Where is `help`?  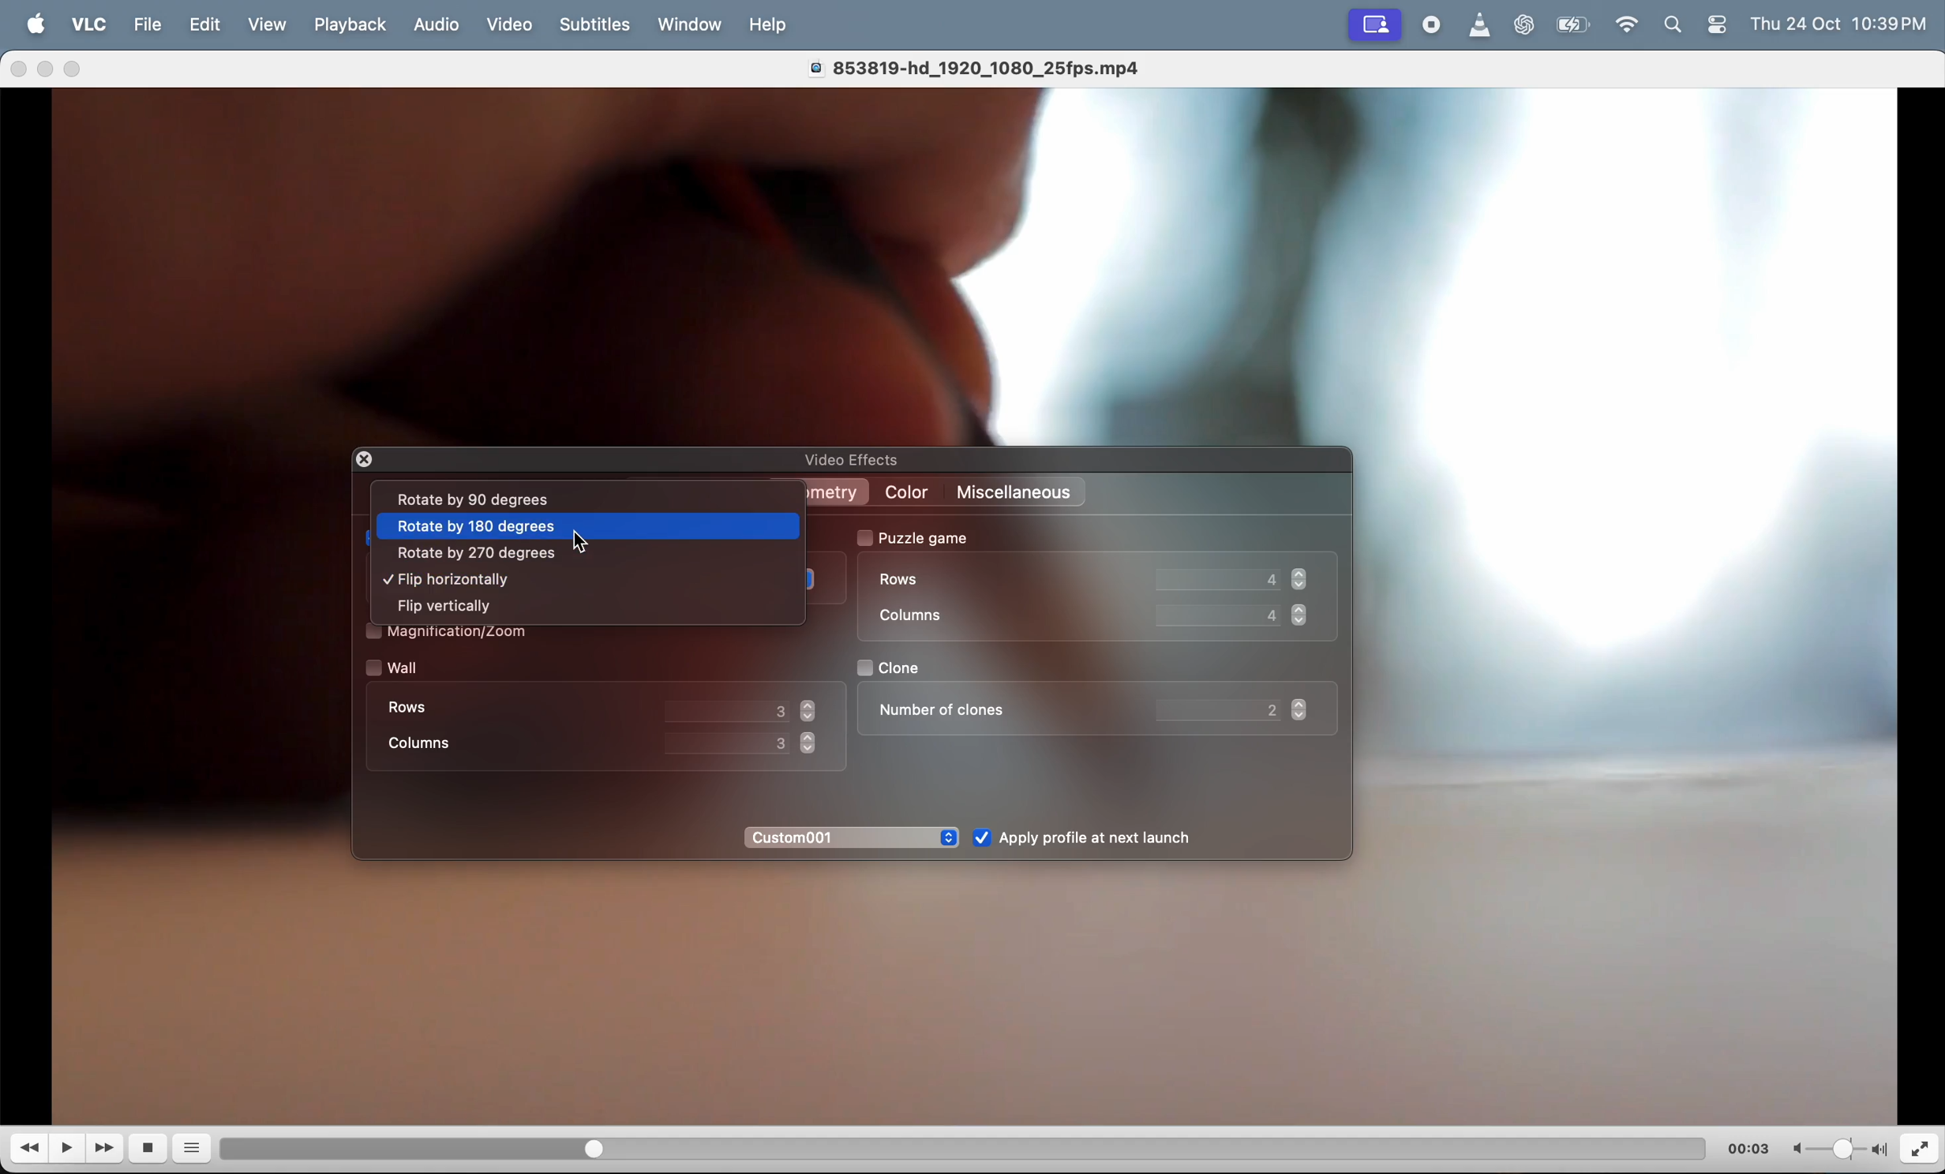
help is located at coordinates (772, 27).